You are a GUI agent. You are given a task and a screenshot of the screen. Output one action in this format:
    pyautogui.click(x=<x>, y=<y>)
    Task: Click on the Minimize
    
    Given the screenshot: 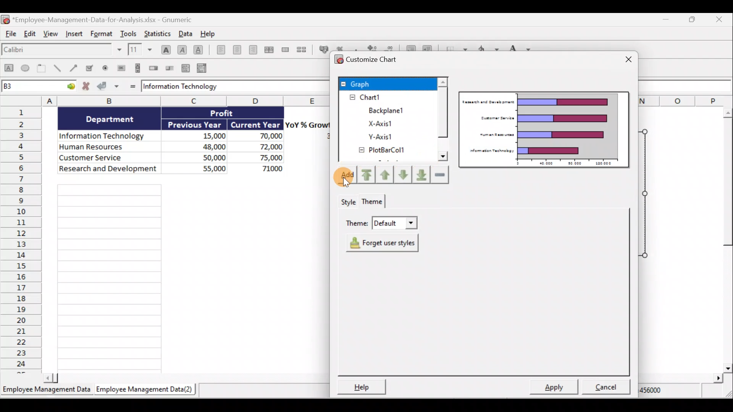 What is the action you would take?
    pyautogui.click(x=665, y=20)
    